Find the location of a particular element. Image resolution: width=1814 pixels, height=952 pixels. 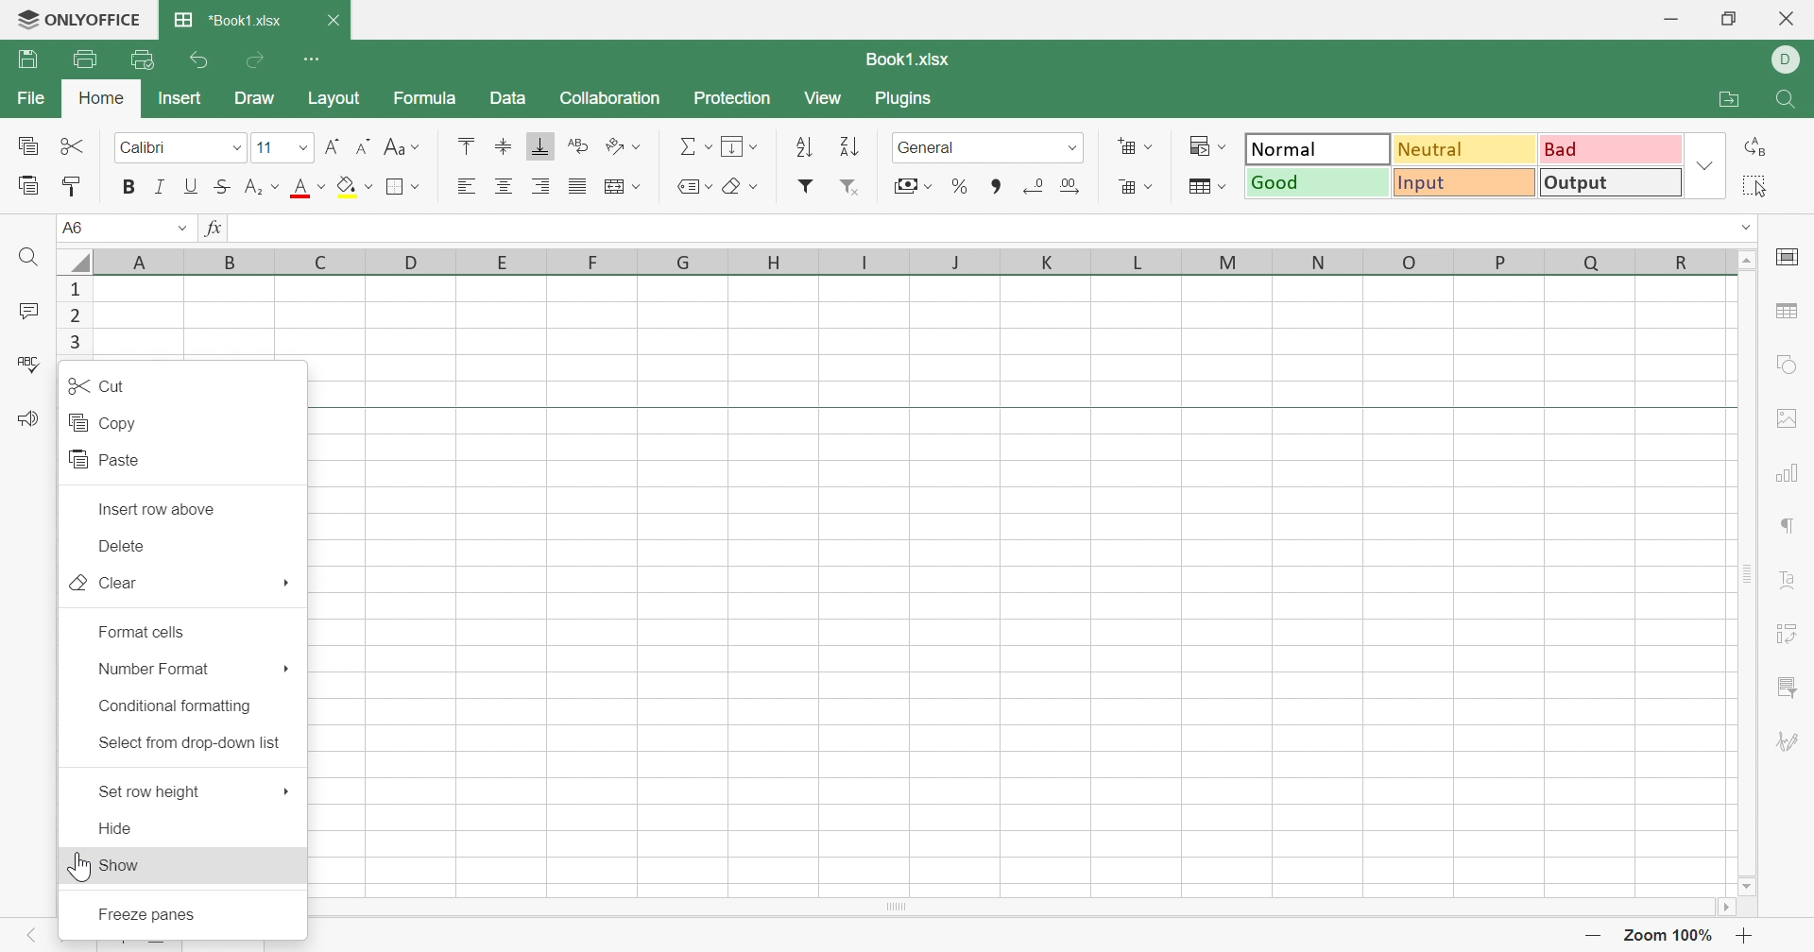

Signature settings is located at coordinates (1789, 742).